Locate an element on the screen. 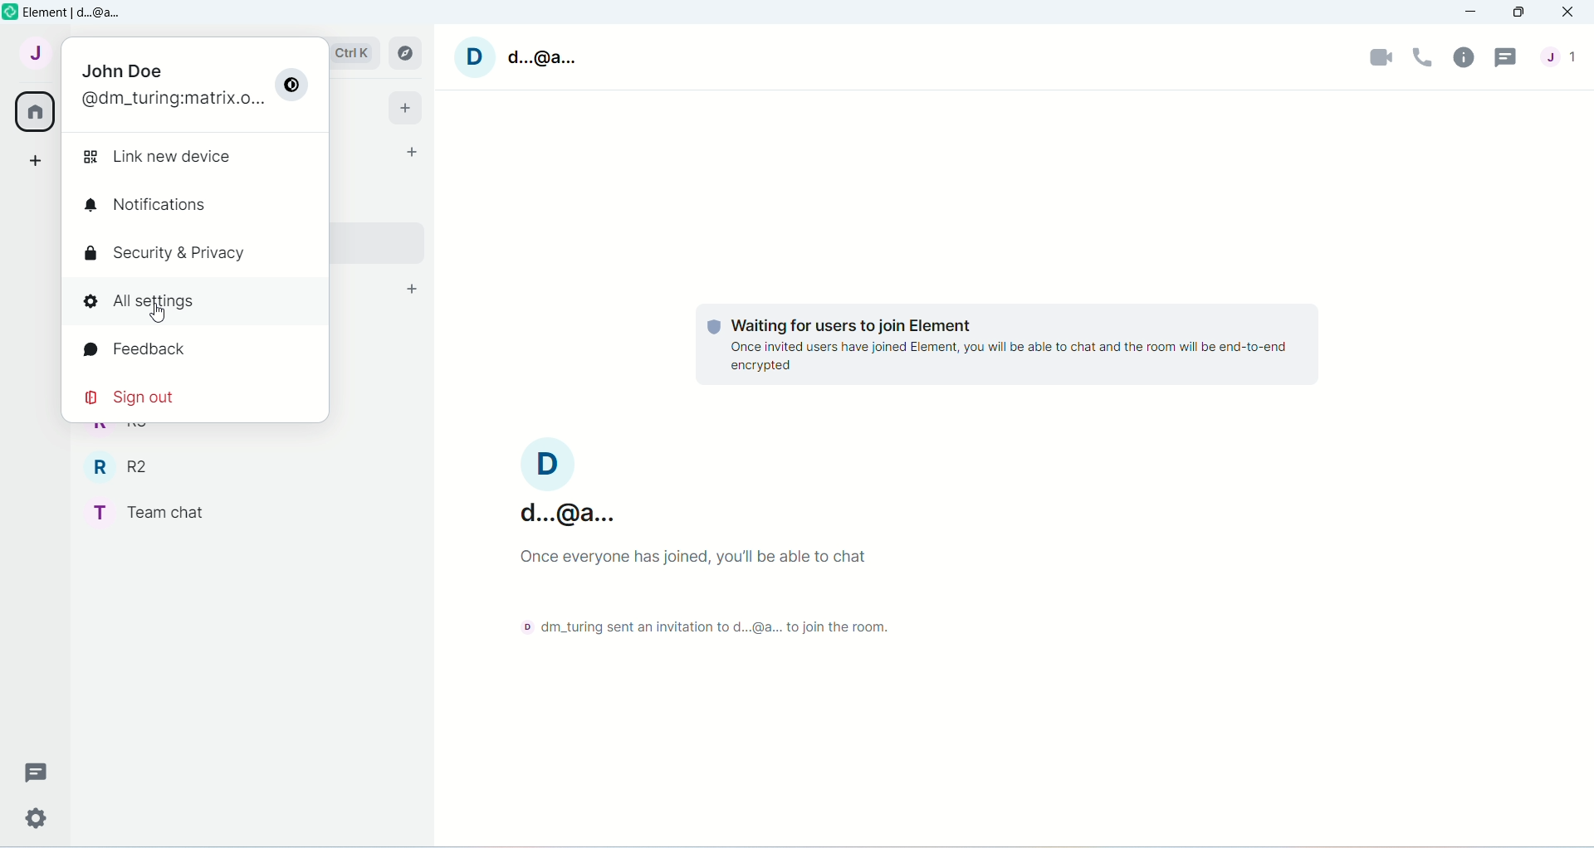  Room info is located at coordinates (1466, 60).